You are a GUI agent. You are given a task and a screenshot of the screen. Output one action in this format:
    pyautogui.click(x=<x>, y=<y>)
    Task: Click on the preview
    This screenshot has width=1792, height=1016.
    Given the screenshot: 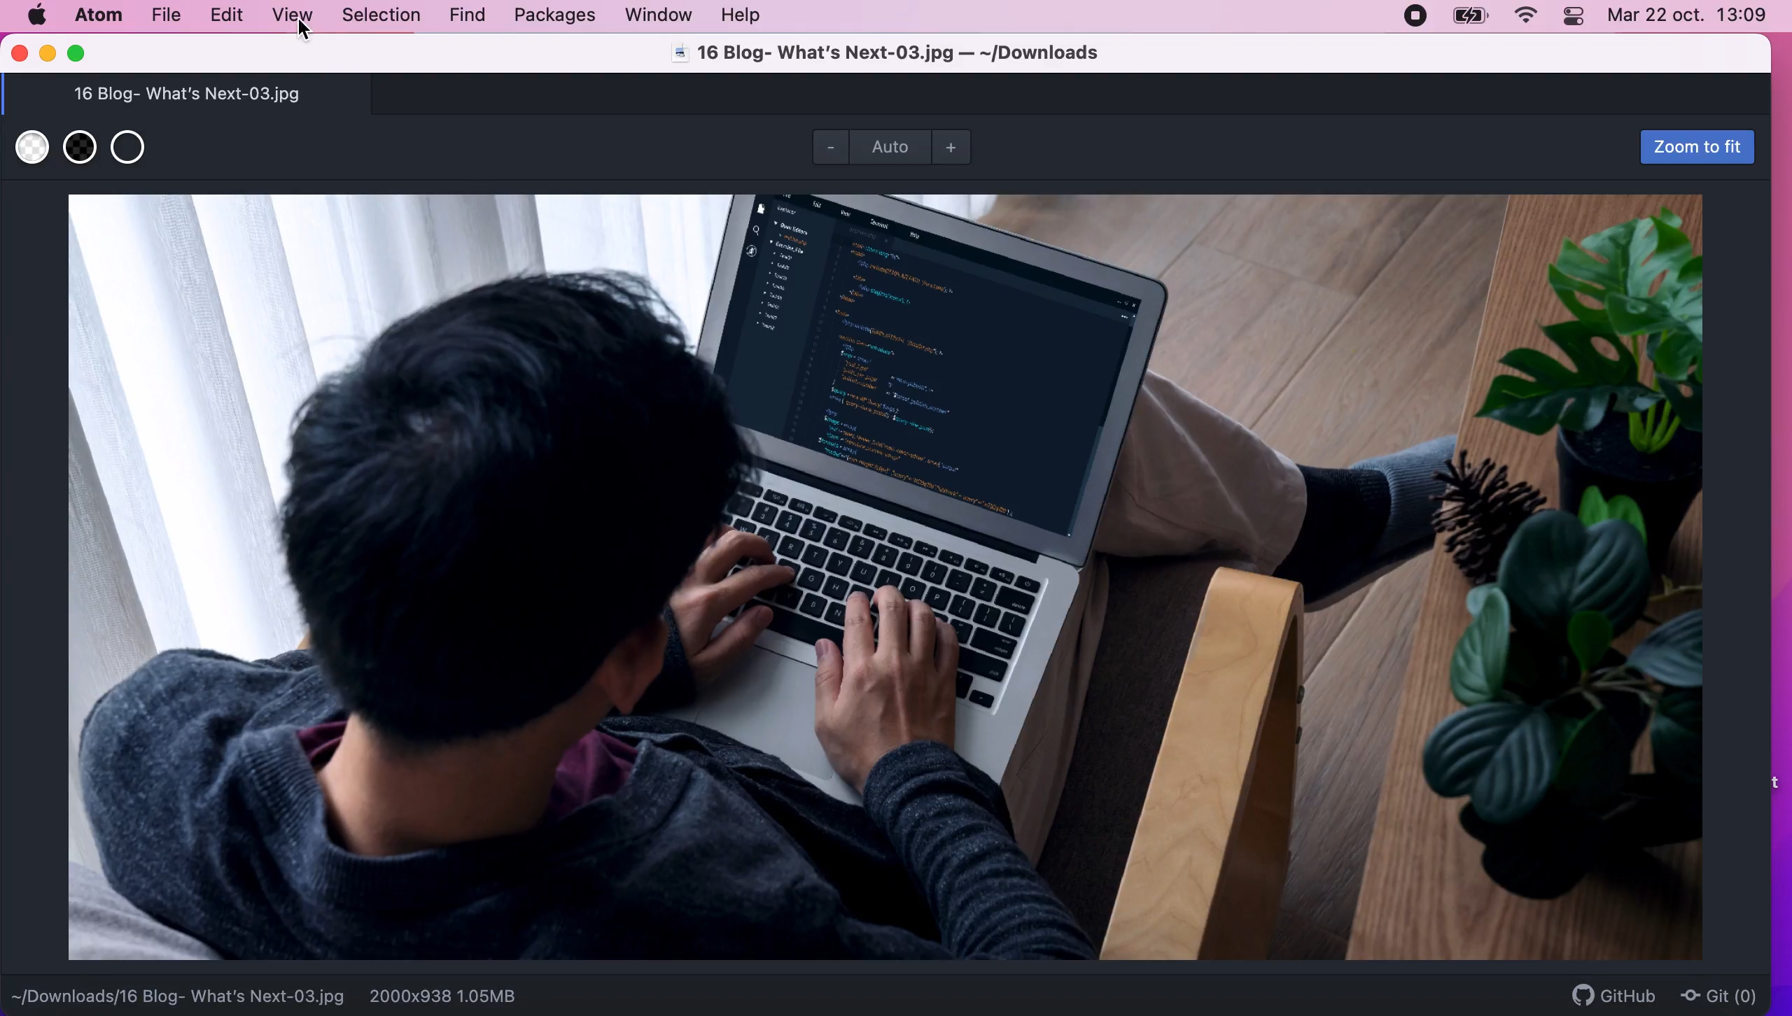 What is the action you would take?
    pyautogui.click(x=886, y=579)
    